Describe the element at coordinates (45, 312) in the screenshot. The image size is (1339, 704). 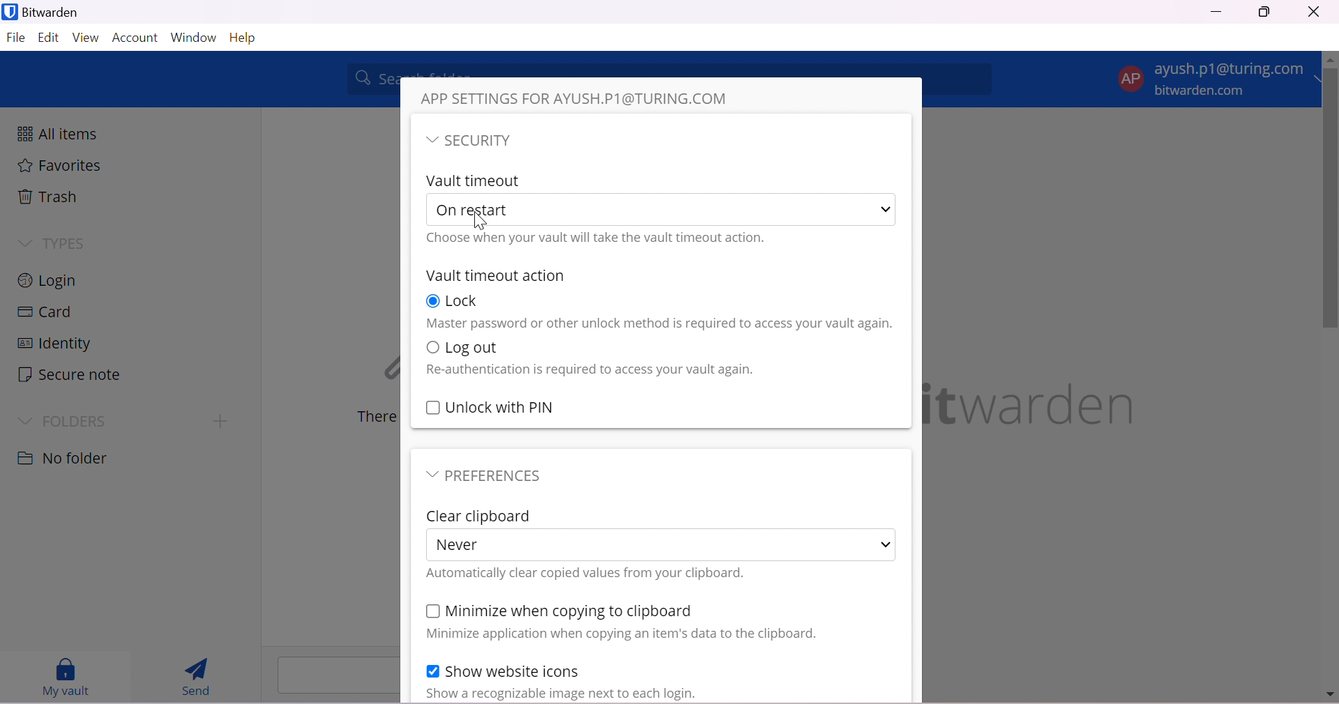
I see `Card` at that location.